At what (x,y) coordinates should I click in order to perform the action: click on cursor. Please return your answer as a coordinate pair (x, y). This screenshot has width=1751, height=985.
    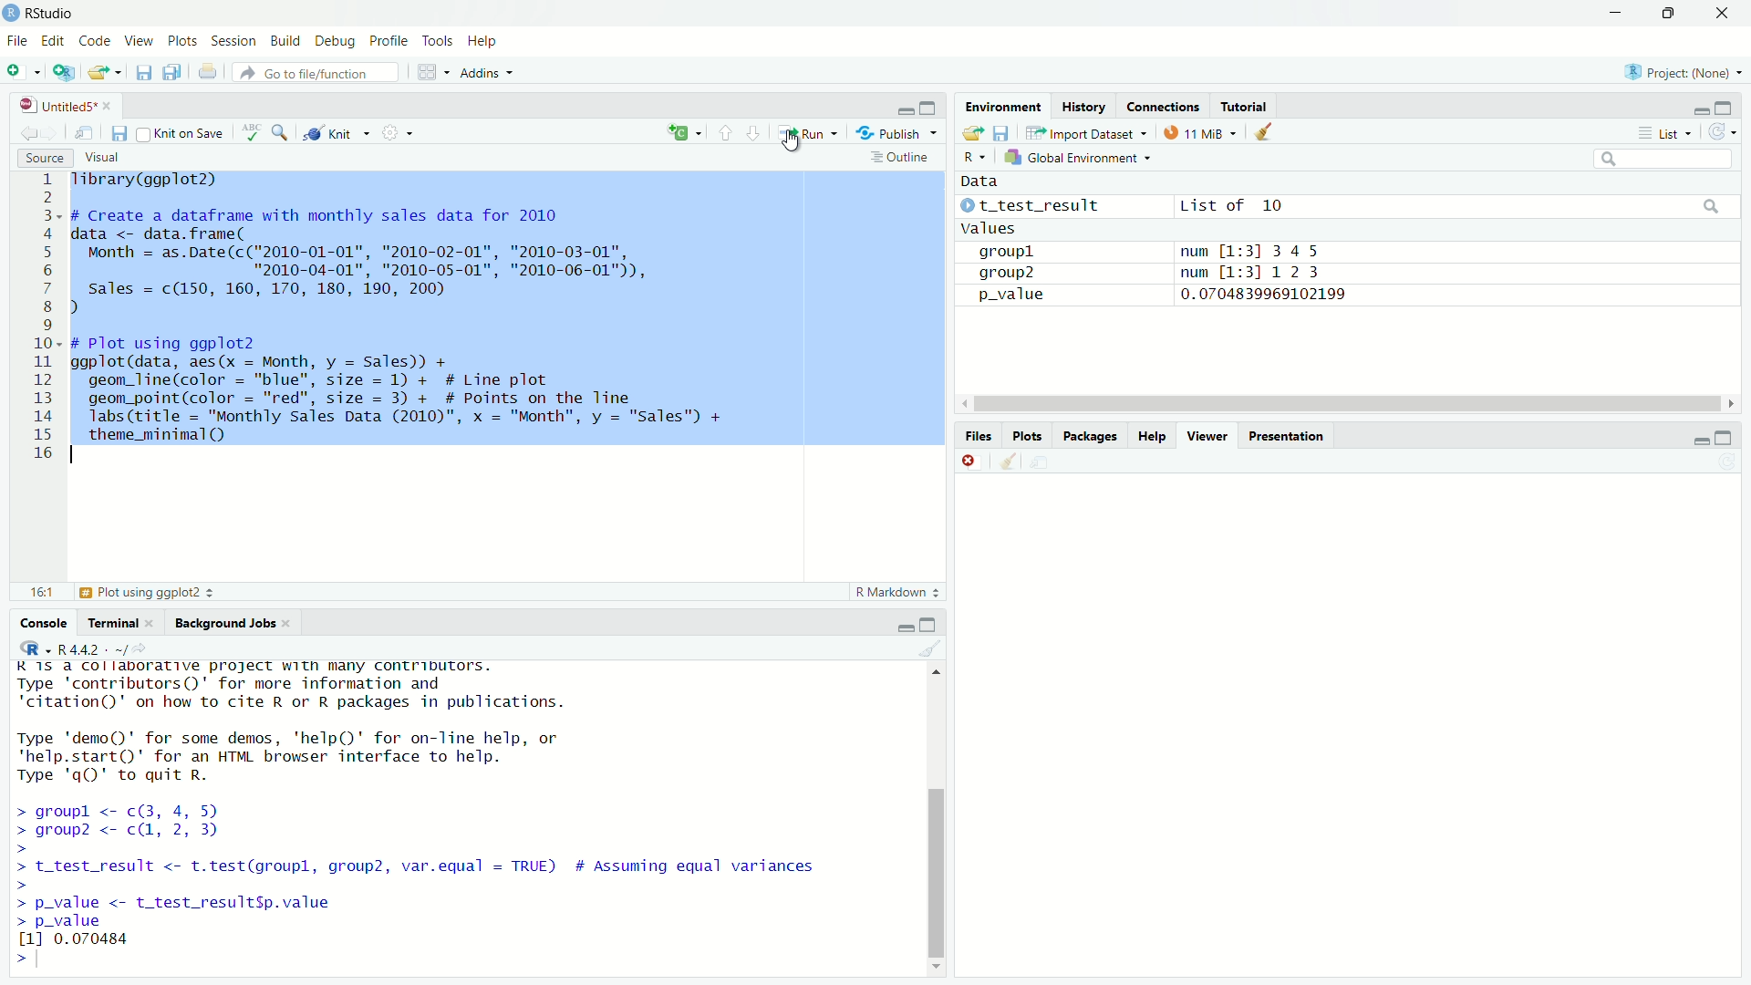
    Looking at the image, I should click on (793, 148).